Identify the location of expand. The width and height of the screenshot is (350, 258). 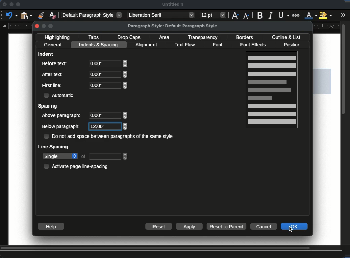
(344, 15).